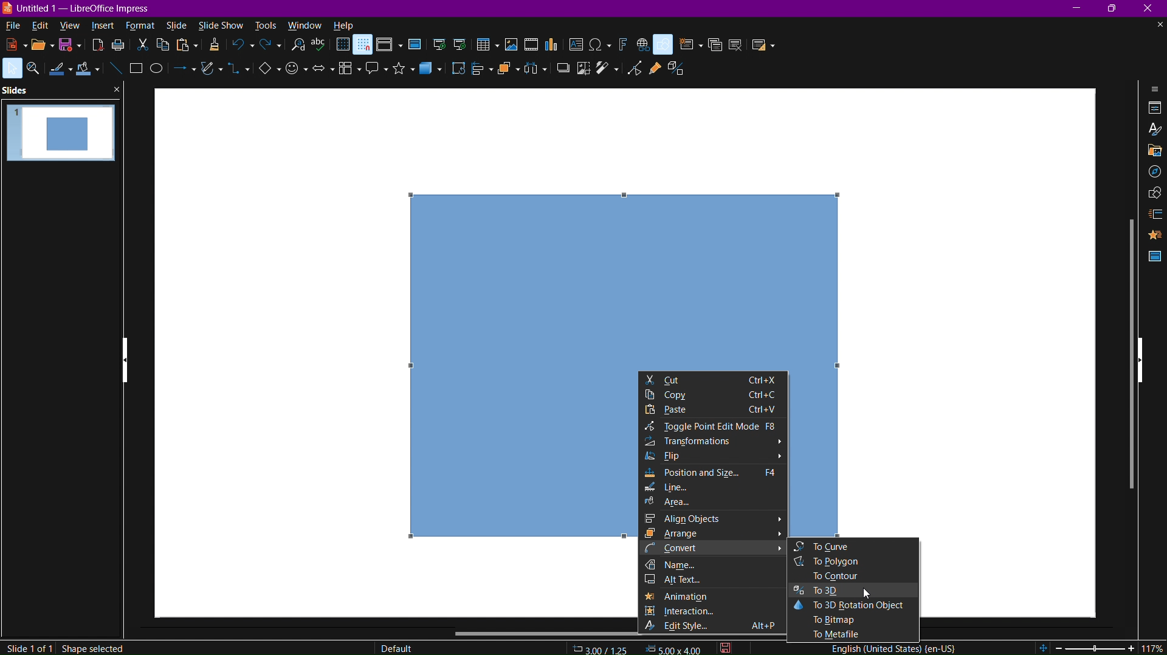 The height and width of the screenshot is (655, 1167). I want to click on hide, so click(1140, 361).